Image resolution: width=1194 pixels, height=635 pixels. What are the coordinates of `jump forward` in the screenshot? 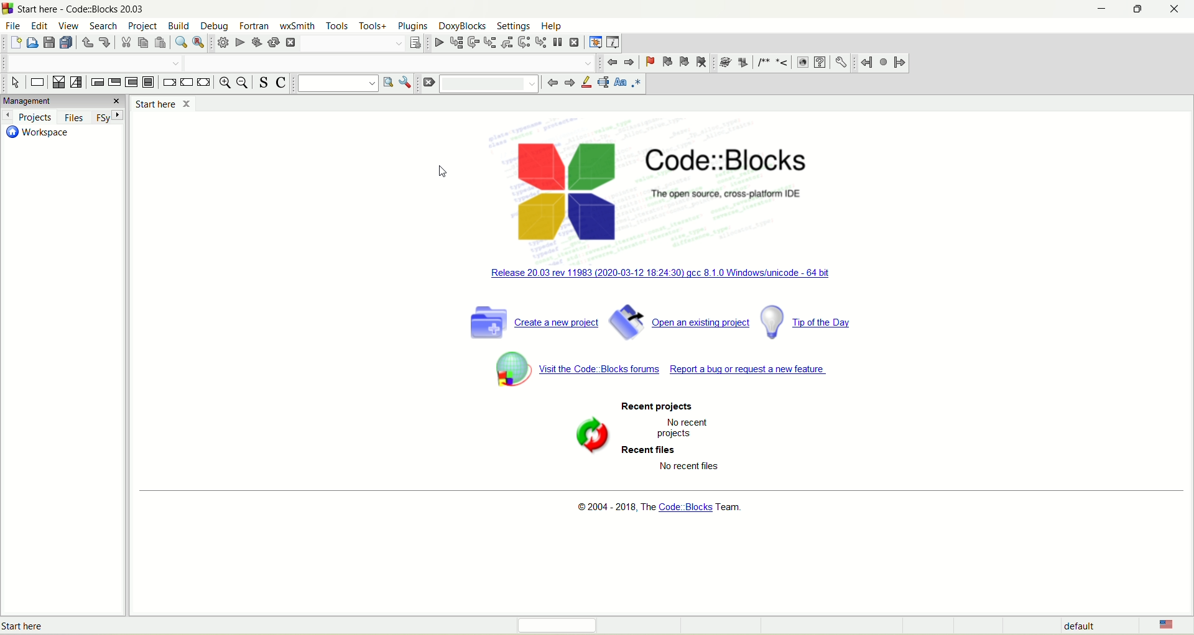 It's located at (629, 63).